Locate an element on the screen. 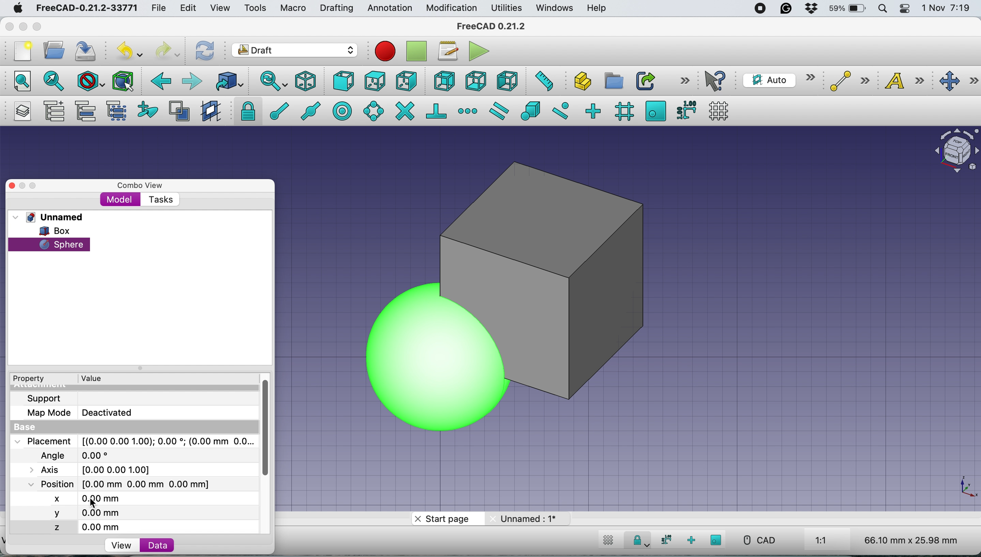 This screenshot has height=557, width=981. battery is located at coordinates (845, 9).